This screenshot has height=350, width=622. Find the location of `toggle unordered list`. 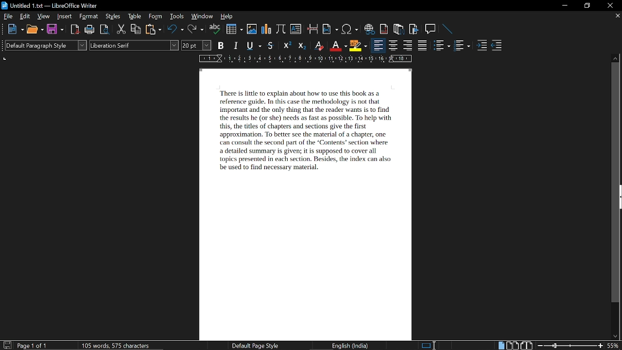

toggle unordered list is located at coordinates (462, 46).